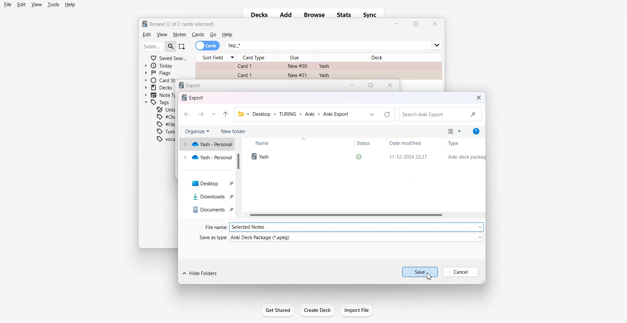 The width and height of the screenshot is (627, 323). What do you see at coordinates (226, 114) in the screenshot?
I see `Up to` at bounding box center [226, 114].